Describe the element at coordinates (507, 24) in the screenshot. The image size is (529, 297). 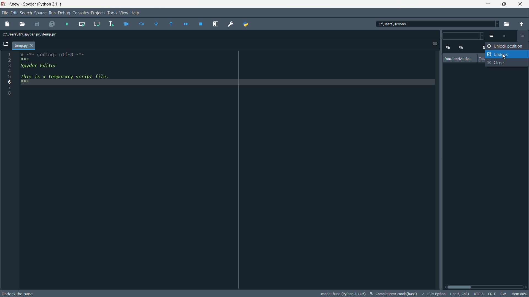
I see `open file` at that location.